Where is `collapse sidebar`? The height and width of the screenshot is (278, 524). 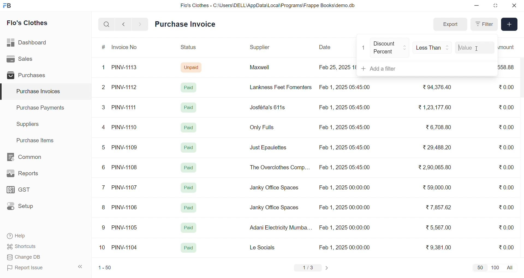 collapse sidebar is located at coordinates (81, 267).